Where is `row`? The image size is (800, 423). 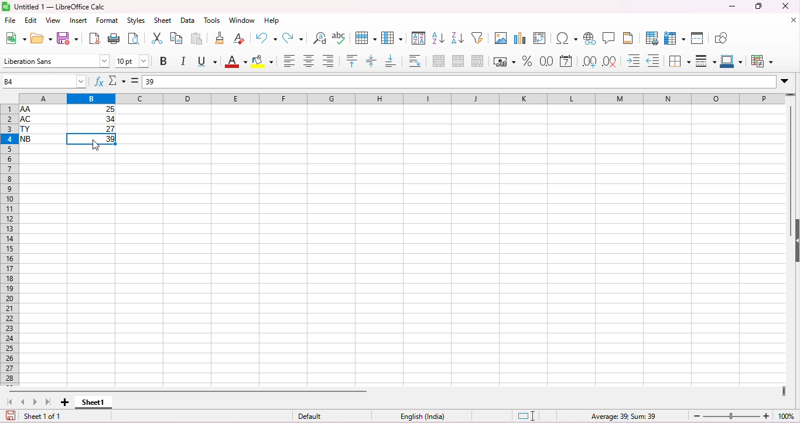 row is located at coordinates (367, 37).